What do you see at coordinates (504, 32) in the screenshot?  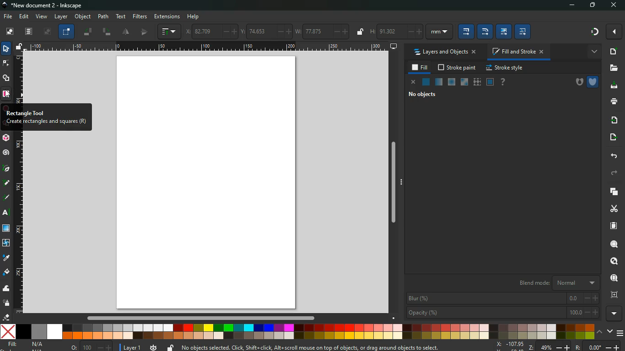 I see `edit` at bounding box center [504, 32].